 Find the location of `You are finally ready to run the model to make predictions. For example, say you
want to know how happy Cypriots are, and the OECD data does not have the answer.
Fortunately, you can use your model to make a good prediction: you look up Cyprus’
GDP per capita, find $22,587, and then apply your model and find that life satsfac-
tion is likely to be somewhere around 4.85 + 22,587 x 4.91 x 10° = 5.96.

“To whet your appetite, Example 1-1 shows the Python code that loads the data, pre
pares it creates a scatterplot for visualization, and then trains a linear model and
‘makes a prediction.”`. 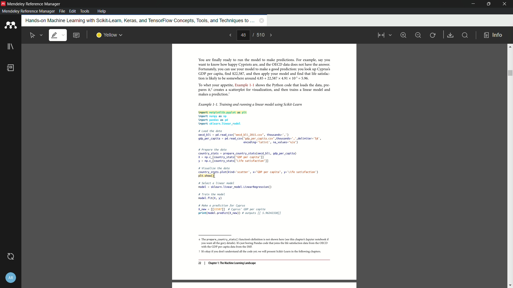

You are finally ready to run the model to make predictions. For example, say you
want to know how happy Cypriots are, and the OECD data does not have the answer.
Fortunately, you can use your model to make a good prediction: you look up Cyprus’
GDP per capita, find $22,587, and then apply your model and find that life satsfac-
tion is likely to be somewhere around 4.85 + 22,587 x 4.91 x 10° = 5.96.

“To whet your appetite, Example 1-1 shows the Python code that loads the data, pre
pares it creates a scatterplot for visualization, and then trains a linear model and
‘makes a prediction.” is located at coordinates (261, 77).